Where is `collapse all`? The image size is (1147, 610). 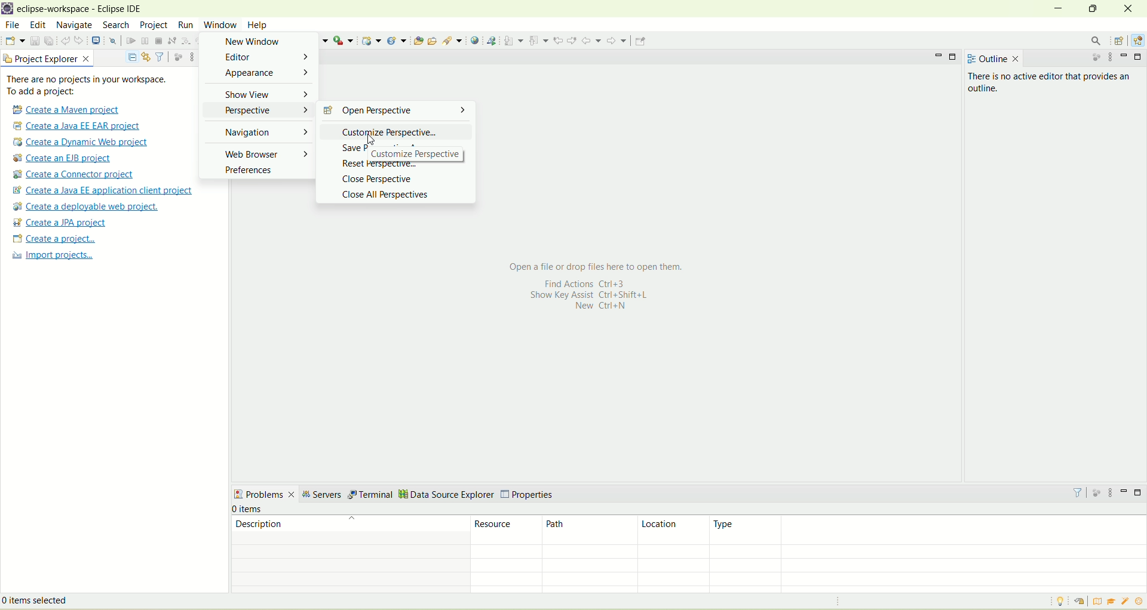 collapse all is located at coordinates (132, 55).